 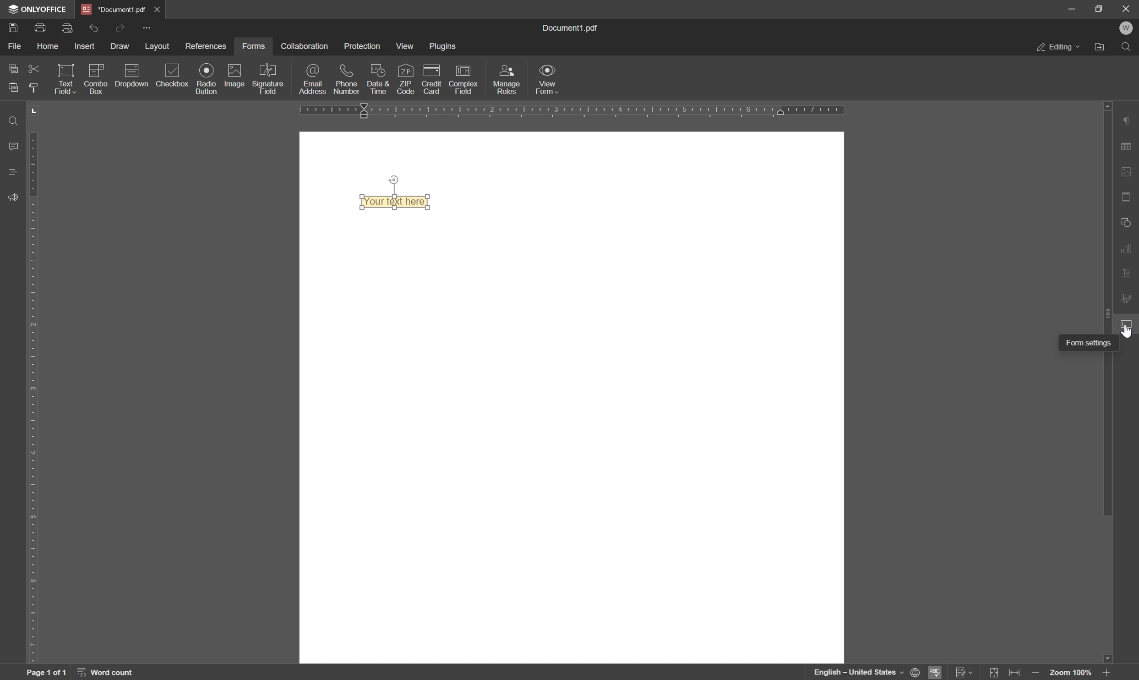 What do you see at coordinates (1129, 120) in the screenshot?
I see `paragraph settings` at bounding box center [1129, 120].